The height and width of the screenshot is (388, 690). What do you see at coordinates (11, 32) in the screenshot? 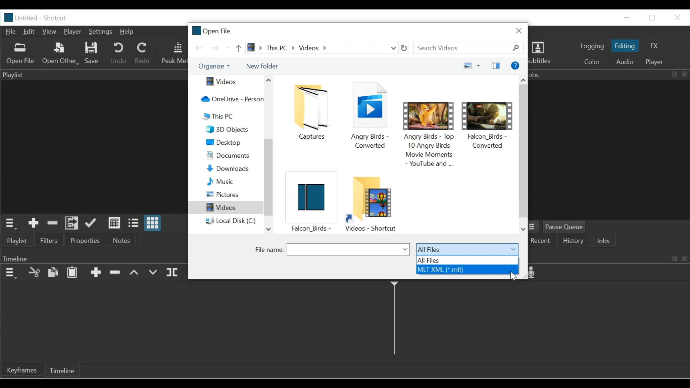
I see `File` at bounding box center [11, 32].